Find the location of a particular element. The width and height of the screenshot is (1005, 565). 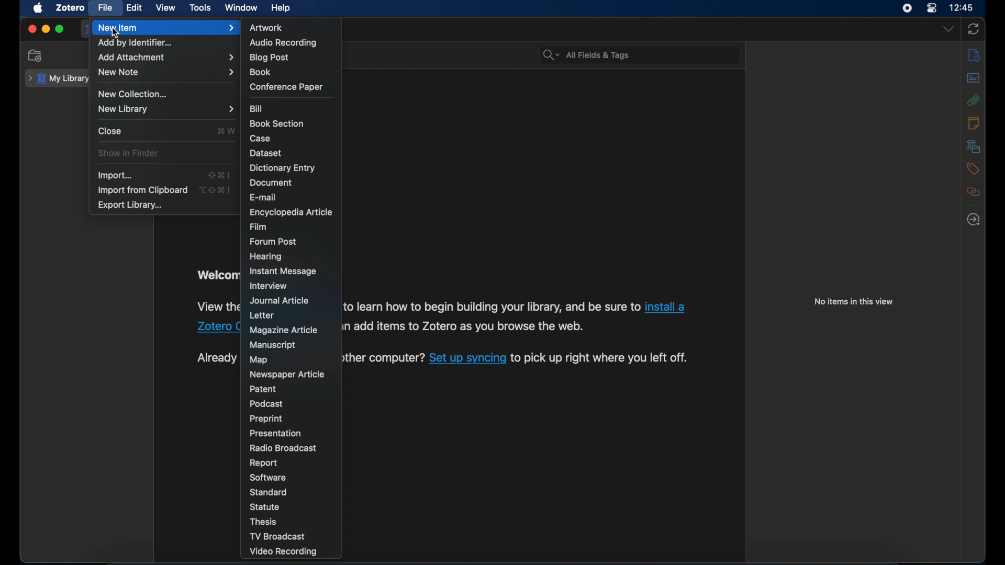

instant message is located at coordinates (283, 271).